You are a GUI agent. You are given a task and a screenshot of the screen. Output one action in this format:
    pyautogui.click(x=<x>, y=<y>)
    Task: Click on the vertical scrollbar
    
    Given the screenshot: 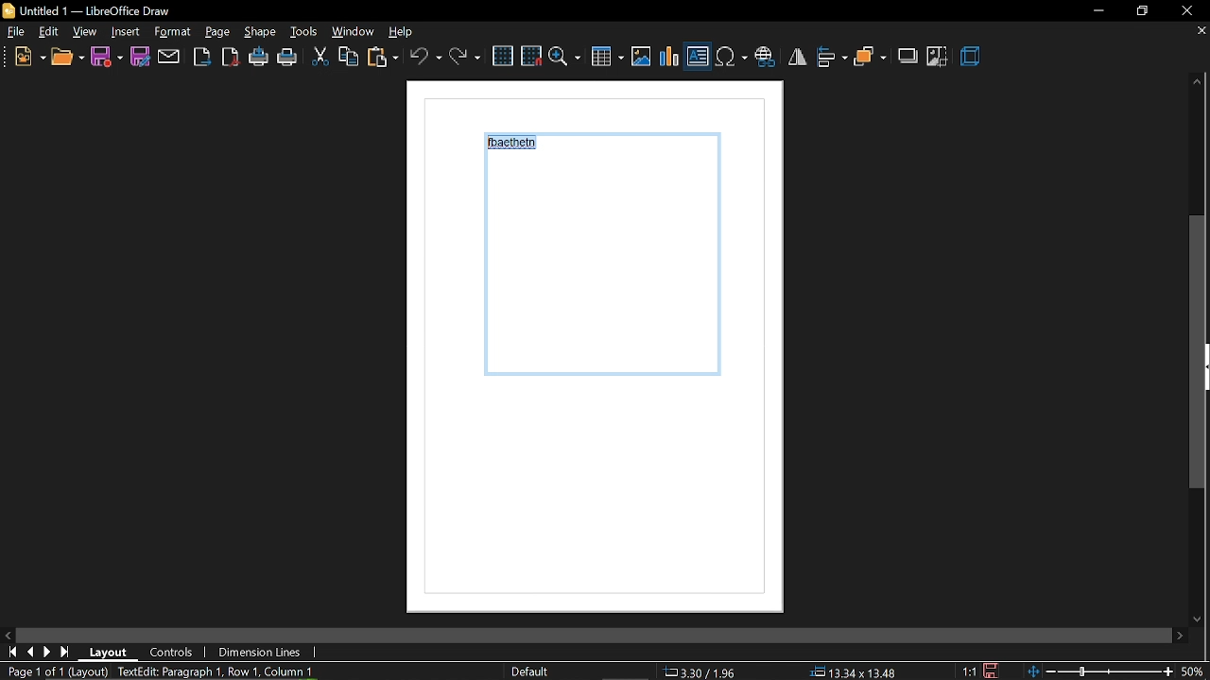 What is the action you would take?
    pyautogui.click(x=1198, y=354)
    